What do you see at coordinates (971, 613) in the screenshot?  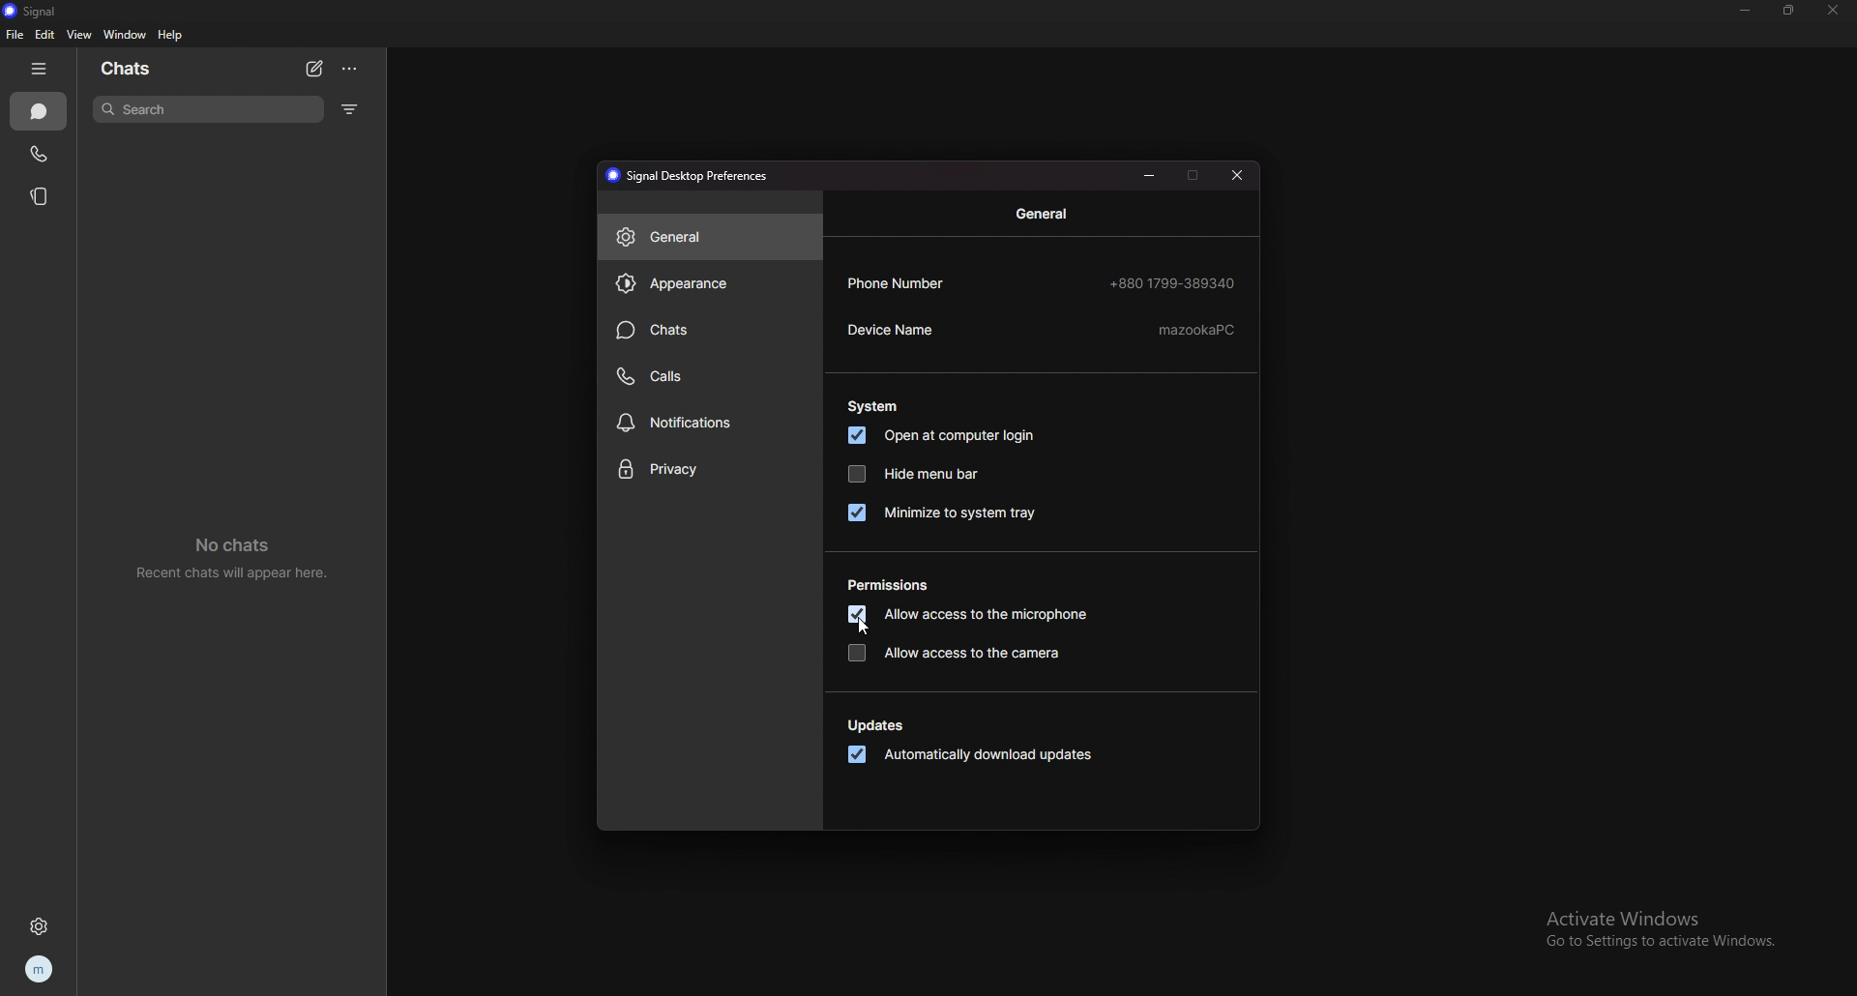 I see `allow access to microphone` at bounding box center [971, 613].